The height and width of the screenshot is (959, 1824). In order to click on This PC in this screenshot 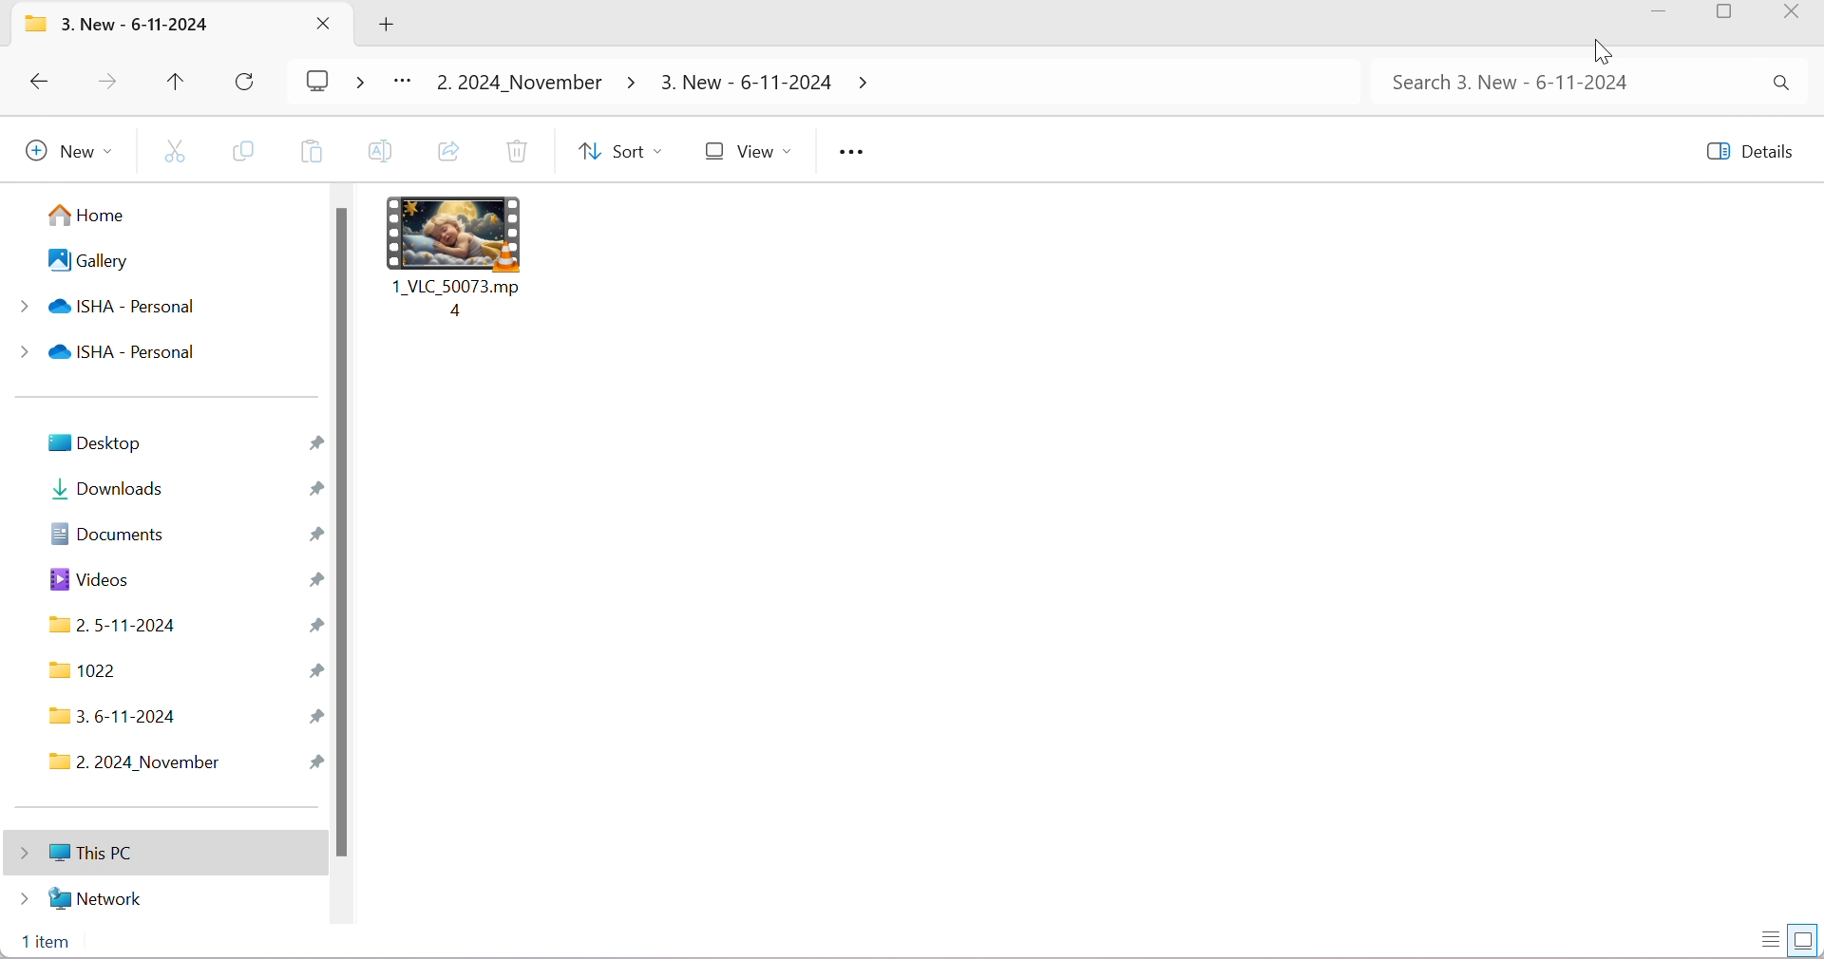, I will do `click(69, 852)`.